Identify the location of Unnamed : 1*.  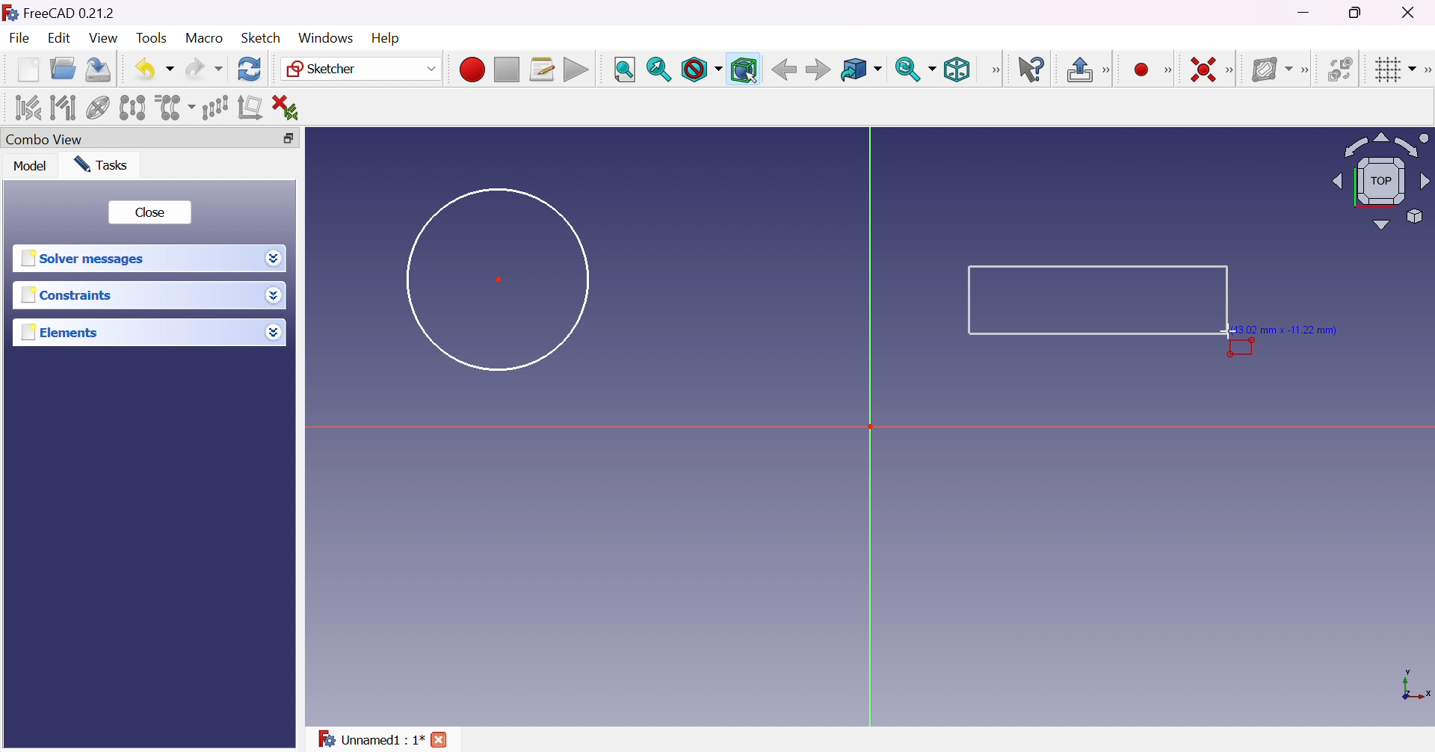
(370, 736).